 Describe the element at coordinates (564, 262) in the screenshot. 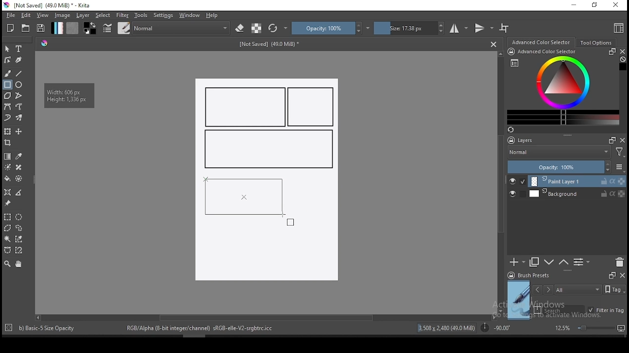

I see `move layer one step down` at that location.